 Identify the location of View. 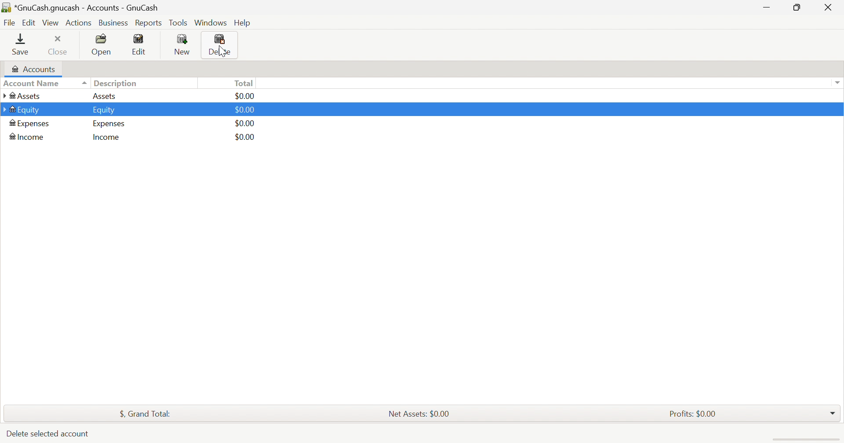
(51, 23).